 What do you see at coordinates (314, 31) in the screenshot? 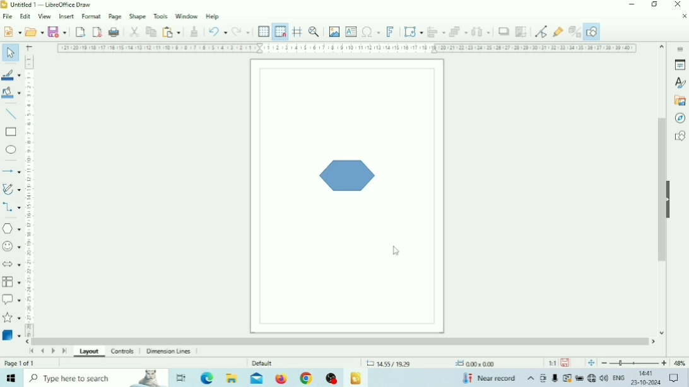
I see `Zoom & Pan` at bounding box center [314, 31].